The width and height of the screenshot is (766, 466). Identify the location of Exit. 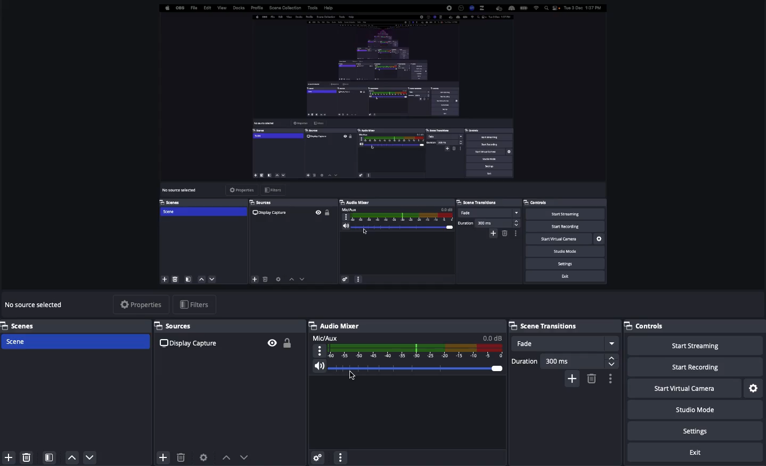
(697, 453).